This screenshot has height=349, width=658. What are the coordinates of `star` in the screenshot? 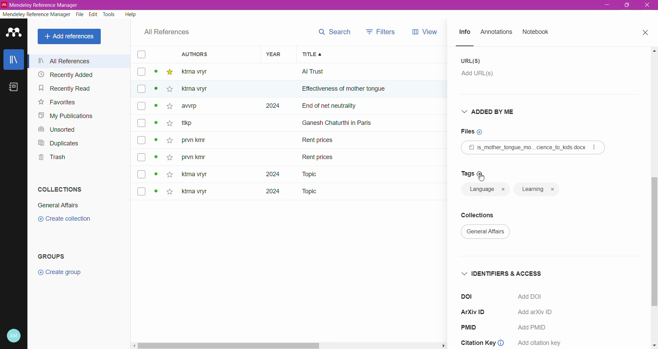 It's located at (168, 125).